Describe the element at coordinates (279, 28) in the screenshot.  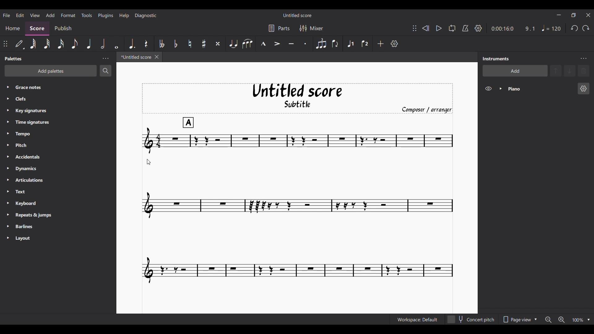
I see `Parts` at that location.